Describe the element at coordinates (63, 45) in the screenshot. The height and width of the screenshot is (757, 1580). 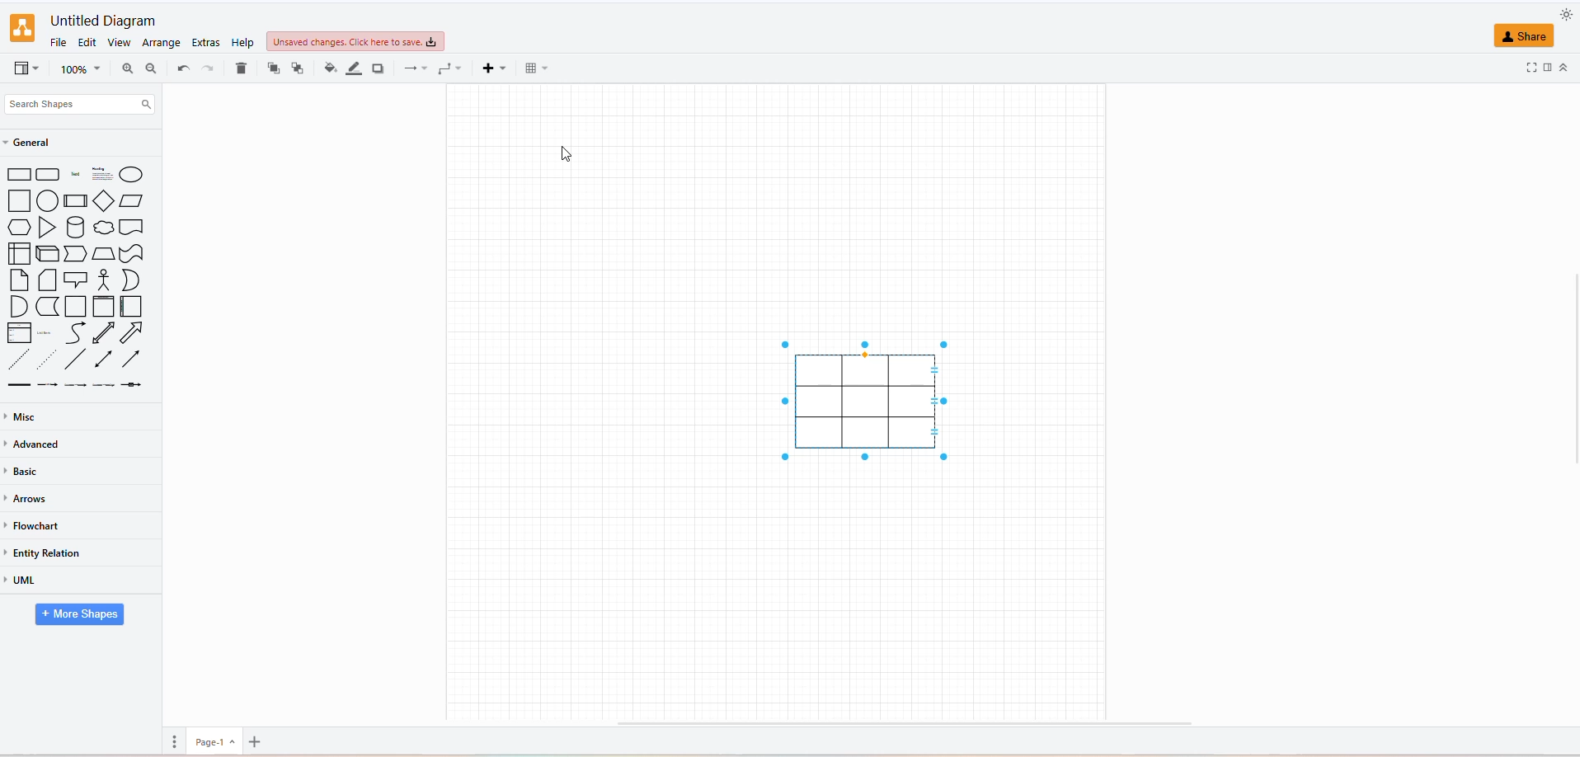
I see `file` at that location.